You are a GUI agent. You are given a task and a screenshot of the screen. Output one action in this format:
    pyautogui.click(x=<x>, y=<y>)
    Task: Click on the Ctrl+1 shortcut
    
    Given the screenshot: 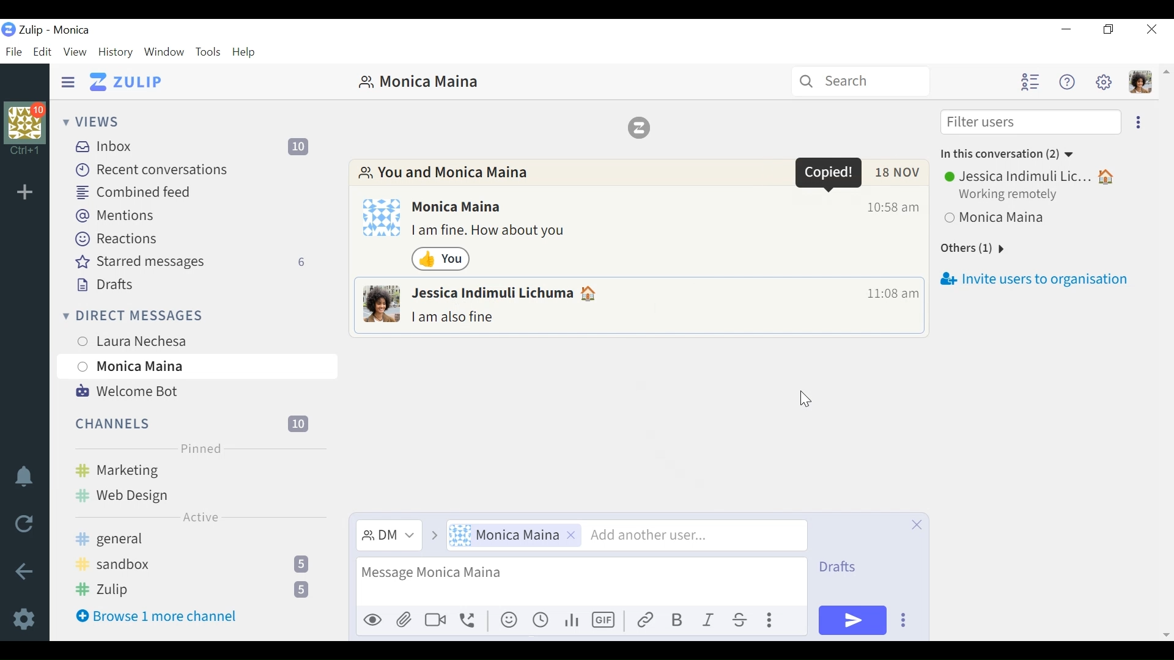 What is the action you would take?
    pyautogui.click(x=25, y=150)
    